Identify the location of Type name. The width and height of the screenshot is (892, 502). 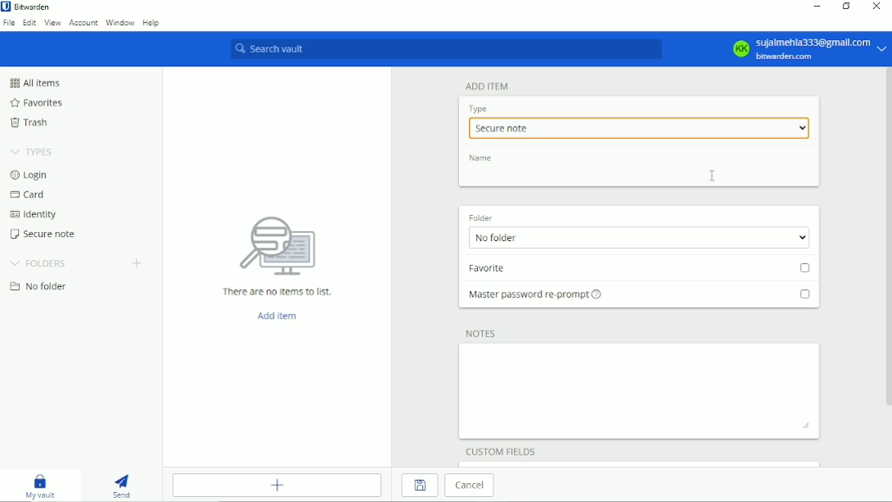
(640, 176).